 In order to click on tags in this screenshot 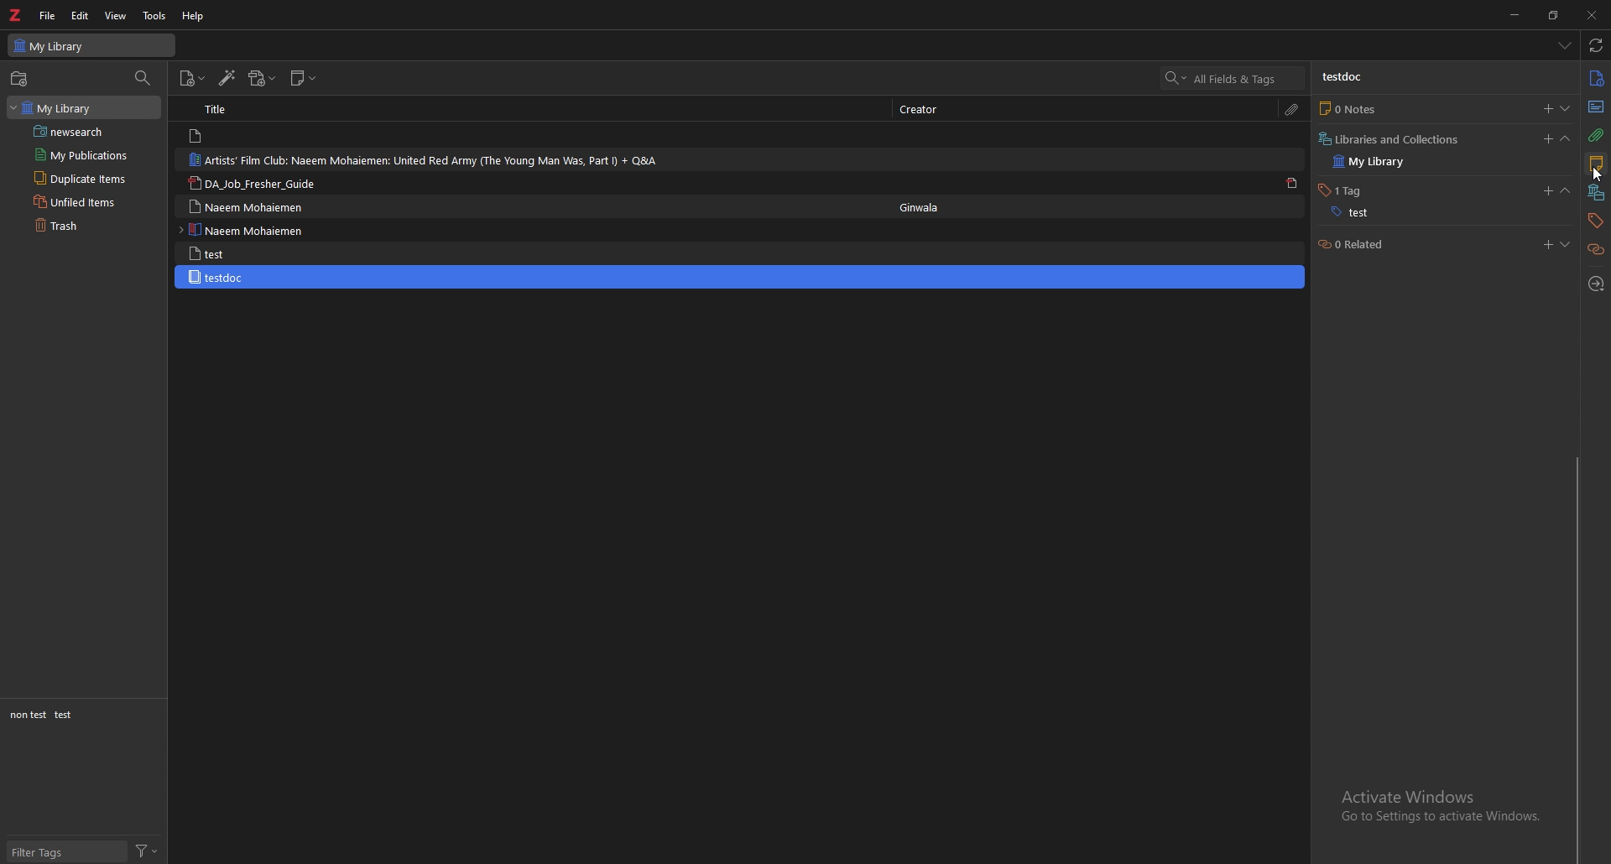, I will do `click(1596, 220)`.